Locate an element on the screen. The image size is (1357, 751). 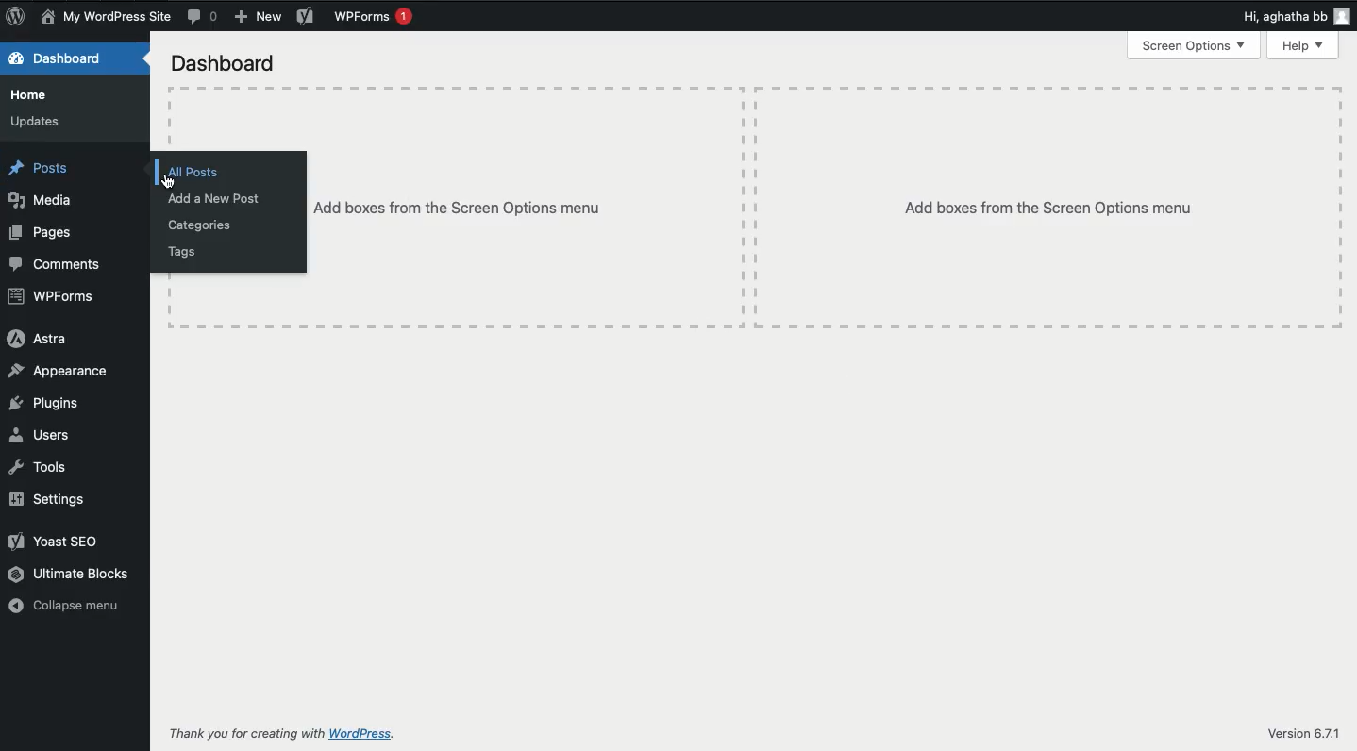
Collapse menu is located at coordinates (63, 605).